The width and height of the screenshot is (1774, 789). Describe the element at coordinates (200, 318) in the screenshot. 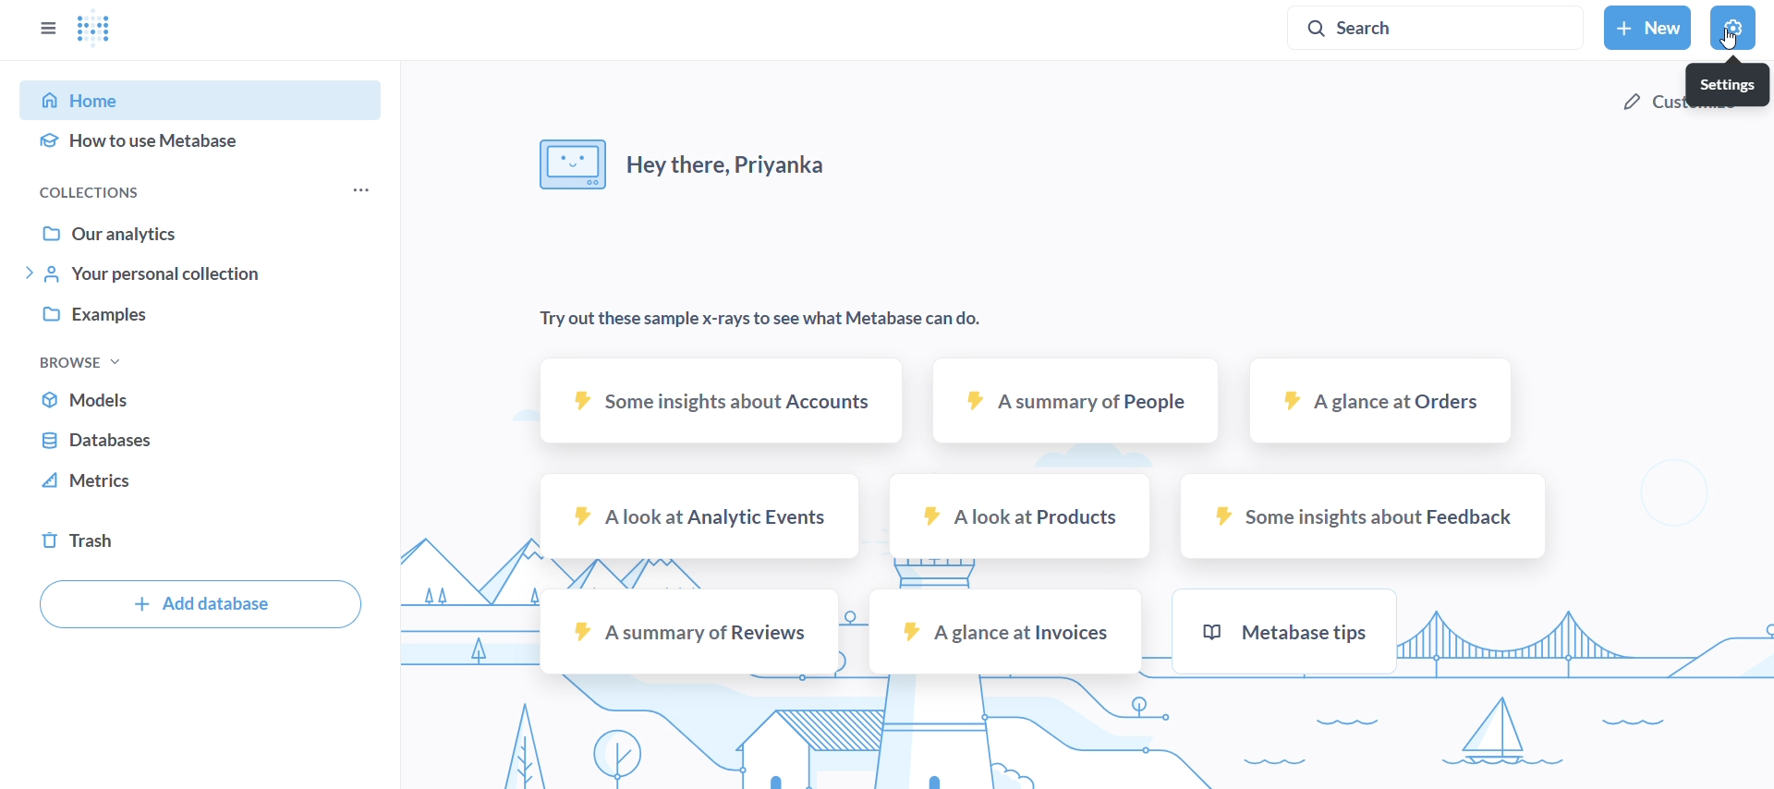

I see `examples` at that location.